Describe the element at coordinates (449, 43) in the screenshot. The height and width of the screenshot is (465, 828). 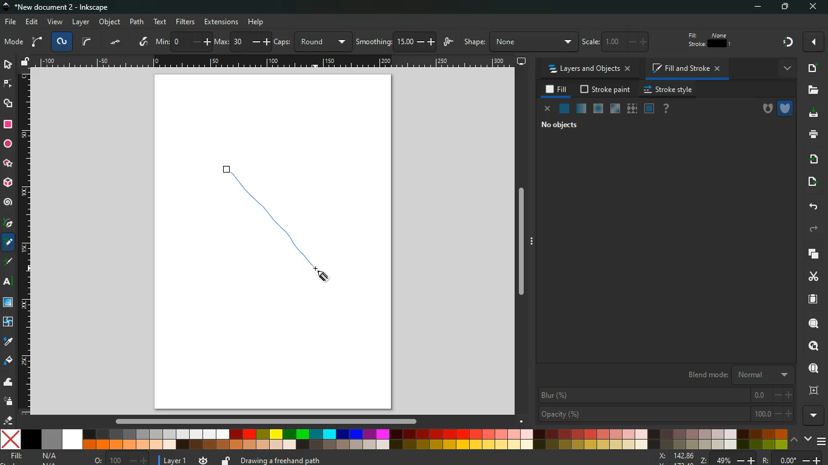
I see `wiggle` at that location.